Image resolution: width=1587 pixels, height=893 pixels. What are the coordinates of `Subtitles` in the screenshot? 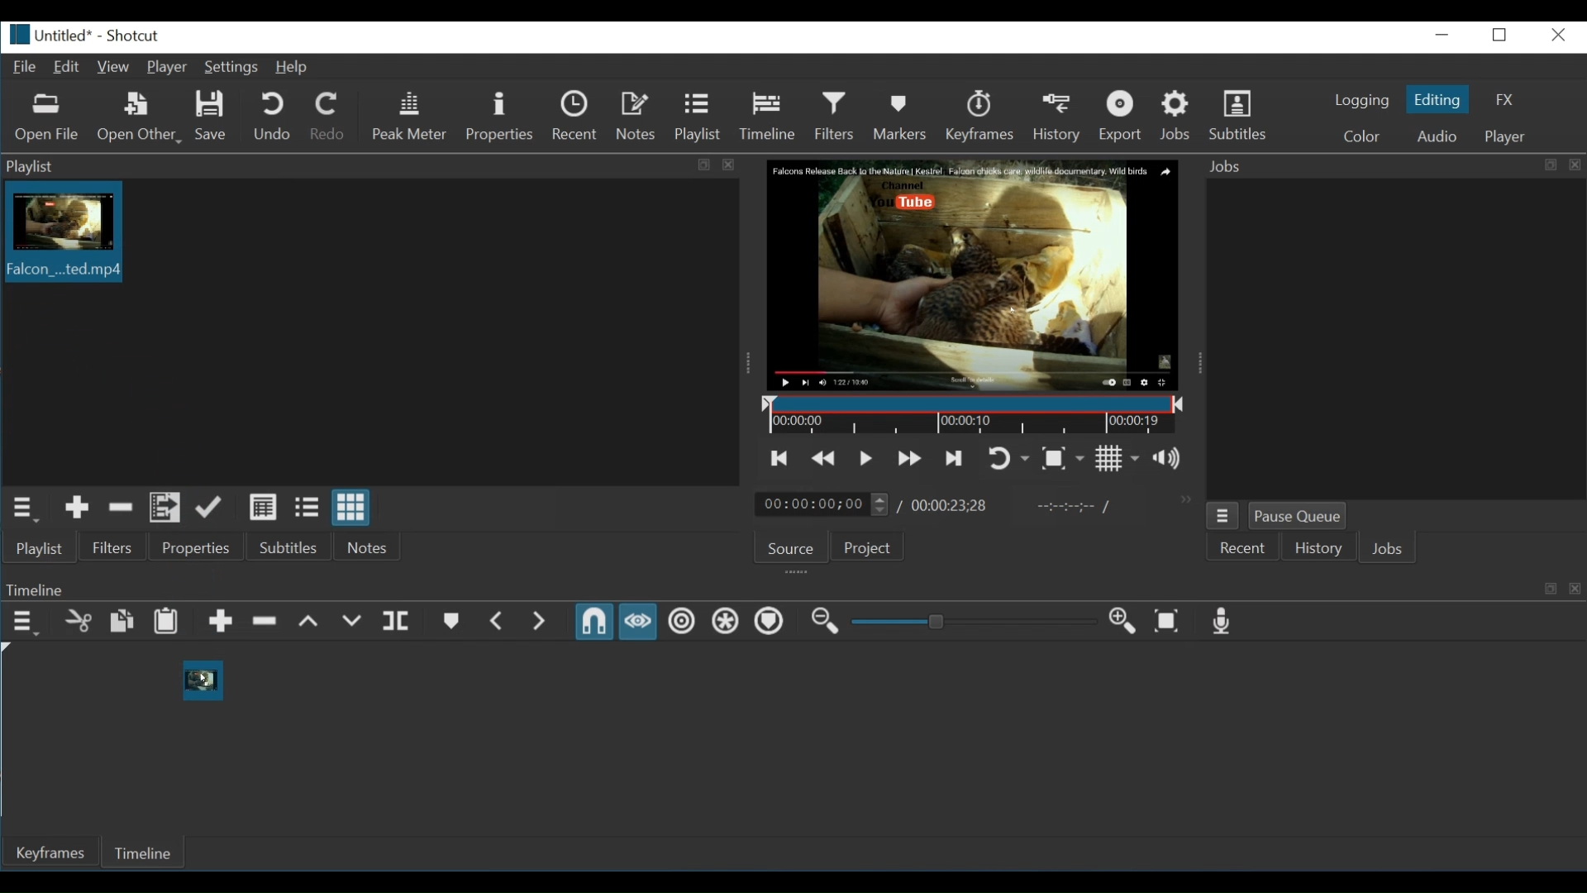 It's located at (1242, 113).